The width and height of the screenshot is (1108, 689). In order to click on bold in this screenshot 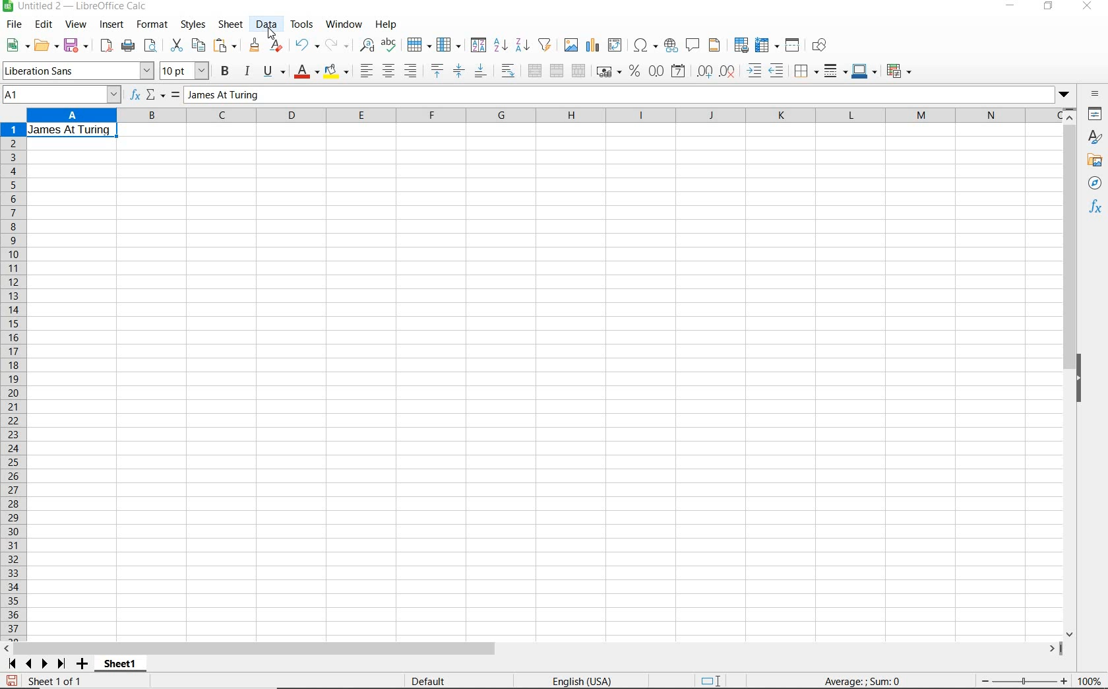, I will do `click(226, 71)`.